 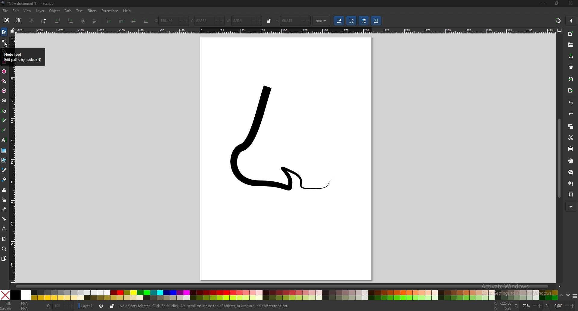 I want to click on measure, so click(x=4, y=239).